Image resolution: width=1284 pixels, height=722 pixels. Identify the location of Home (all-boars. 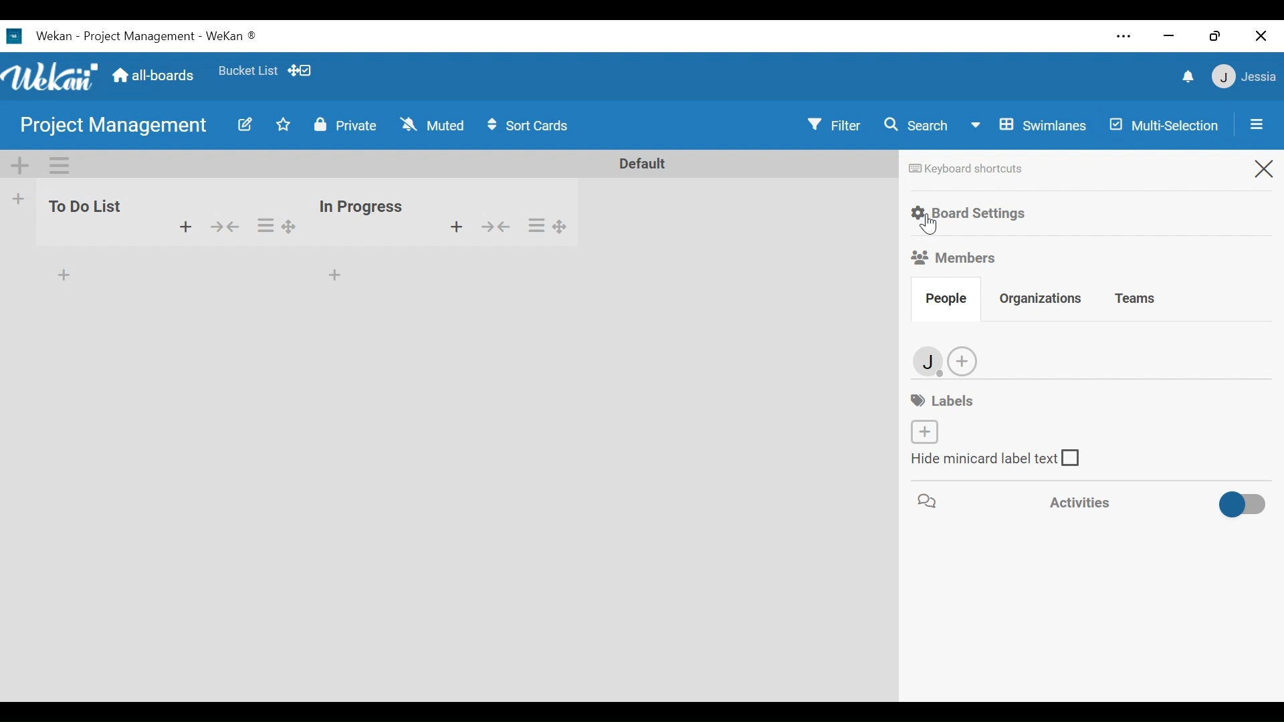
(156, 76).